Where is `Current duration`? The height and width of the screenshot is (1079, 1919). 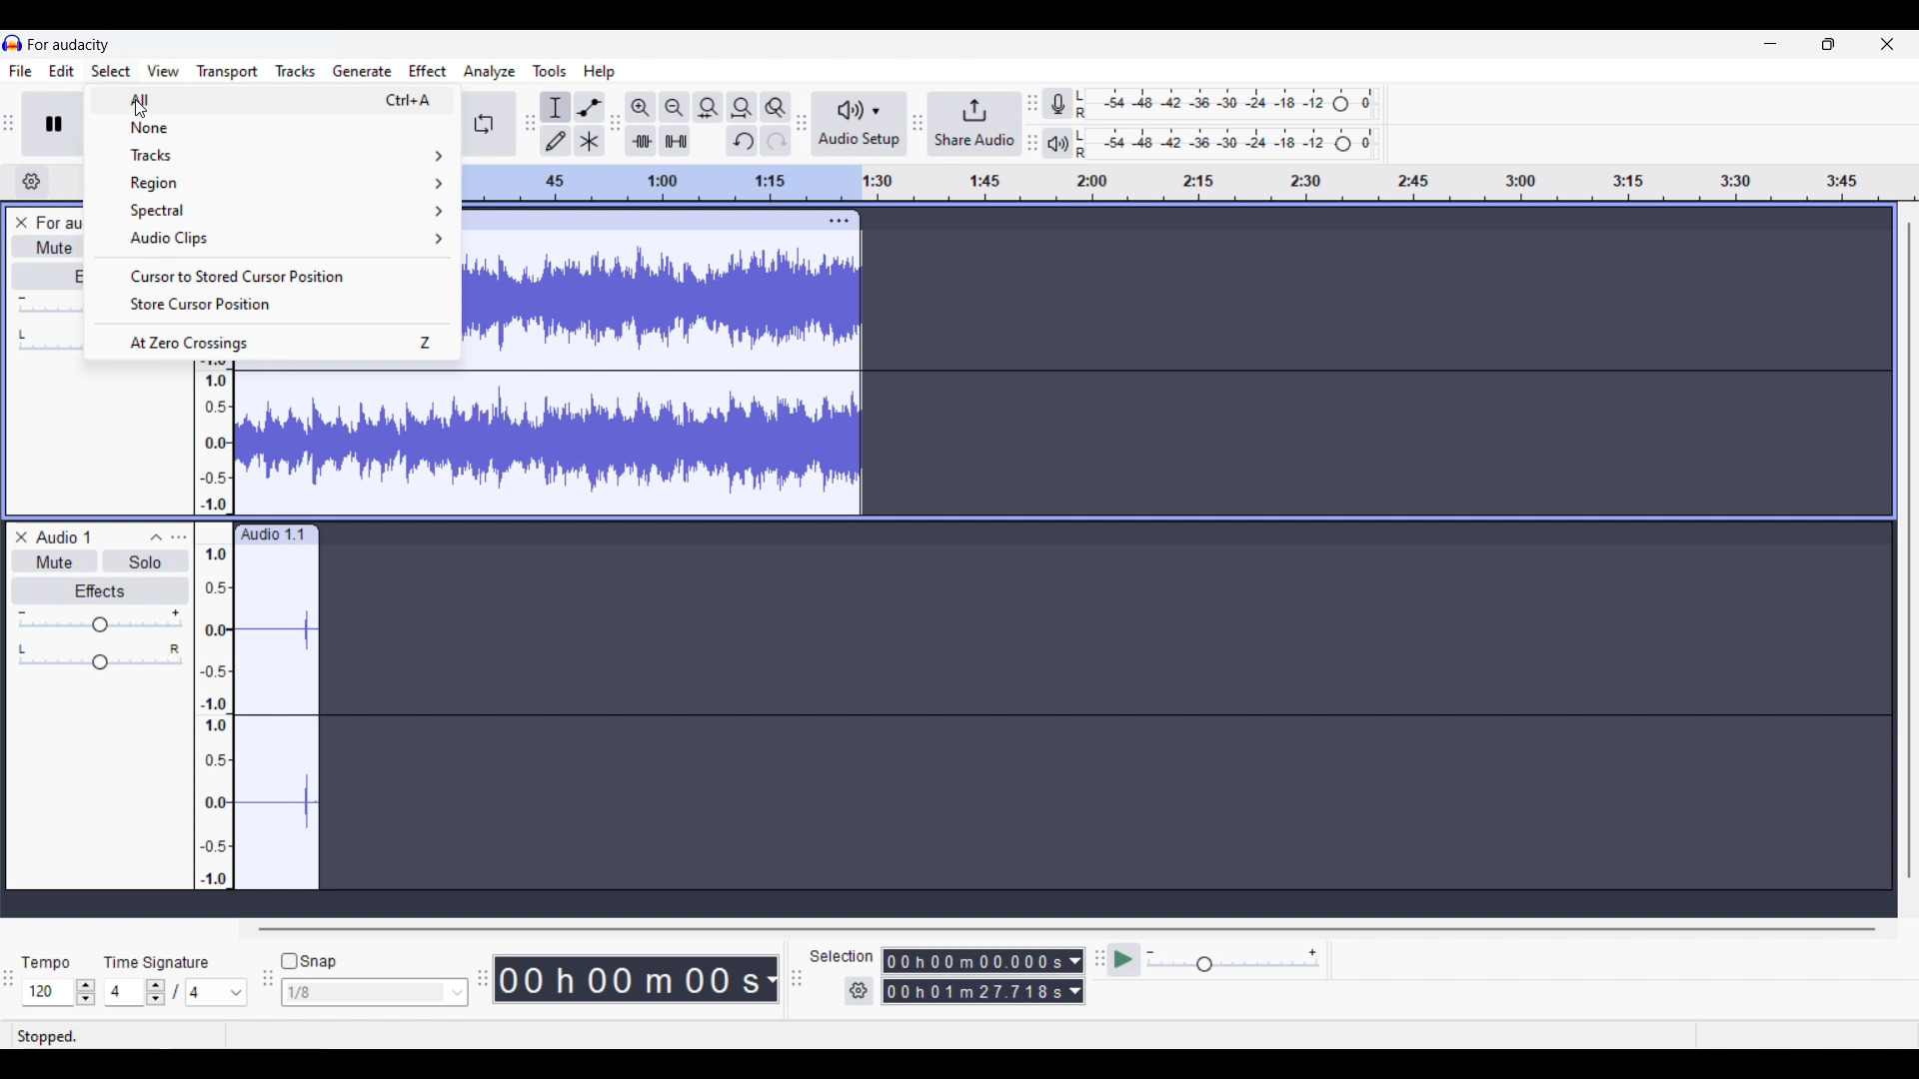 Current duration is located at coordinates (628, 979).